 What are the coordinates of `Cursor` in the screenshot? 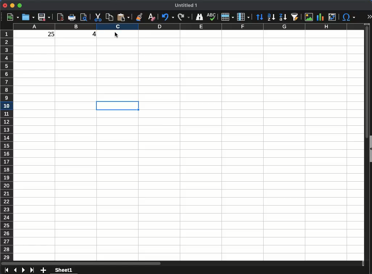 It's located at (119, 37).